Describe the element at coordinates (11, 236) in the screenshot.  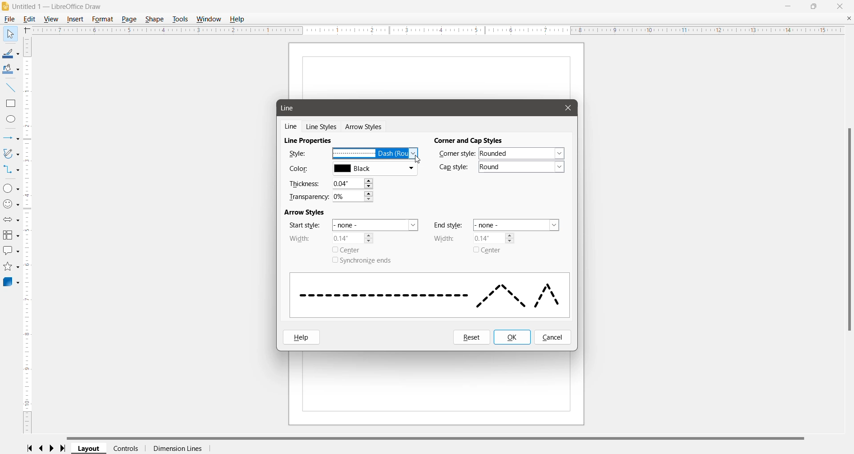
I see `Flowchart` at that location.